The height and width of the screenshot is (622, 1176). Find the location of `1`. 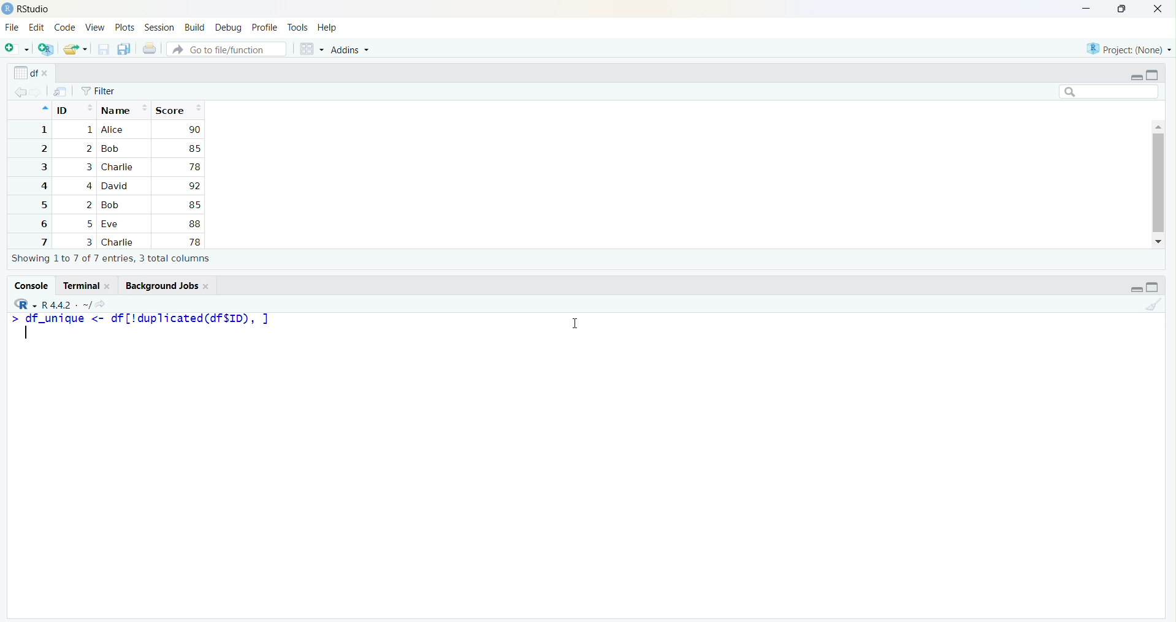

1 is located at coordinates (42, 130).